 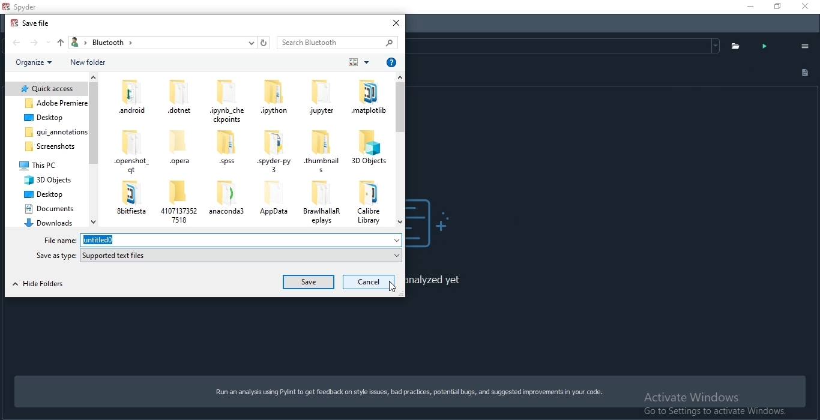 What do you see at coordinates (775, 7) in the screenshot?
I see `Restore` at bounding box center [775, 7].